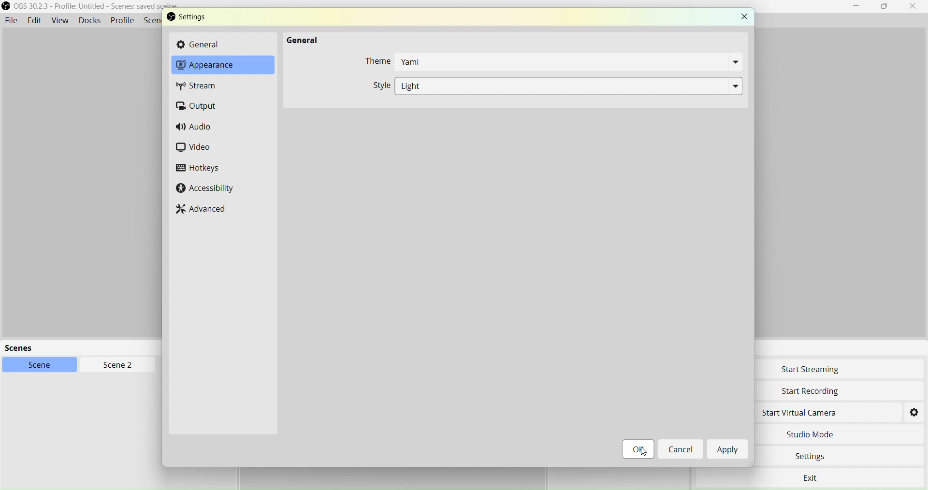 This screenshot has width=928, height=490. What do you see at coordinates (207, 210) in the screenshot?
I see `Advanced` at bounding box center [207, 210].